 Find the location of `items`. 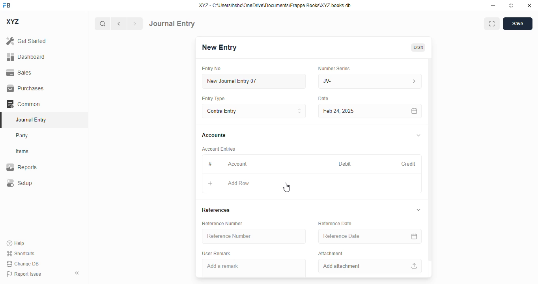

items is located at coordinates (22, 151).